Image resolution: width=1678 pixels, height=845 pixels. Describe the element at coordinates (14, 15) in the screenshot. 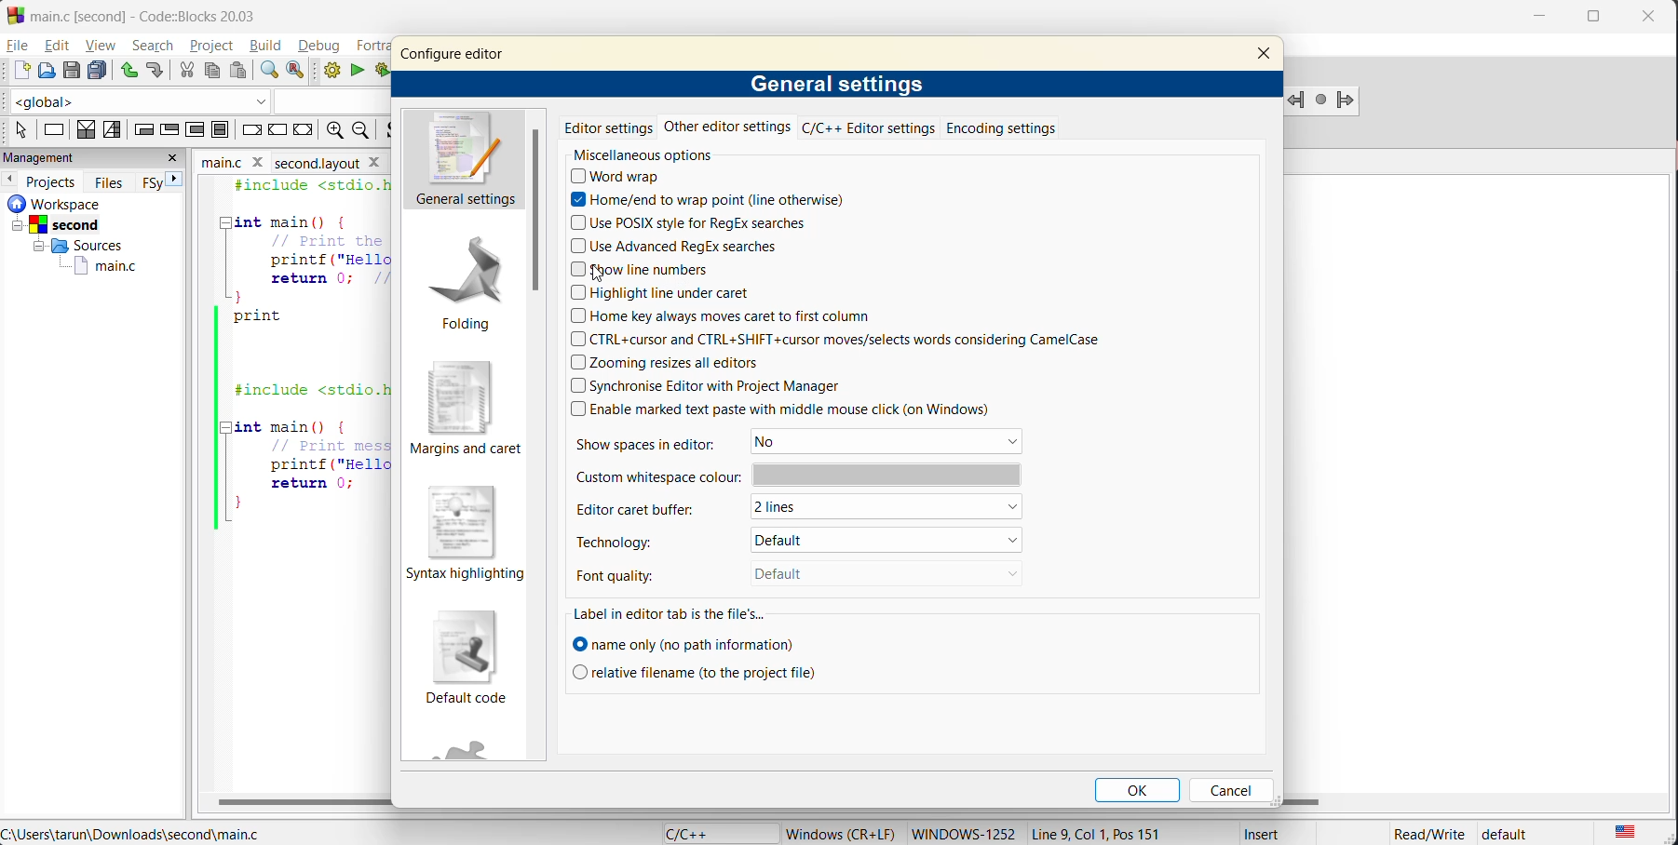

I see `Codeblock logo` at that location.